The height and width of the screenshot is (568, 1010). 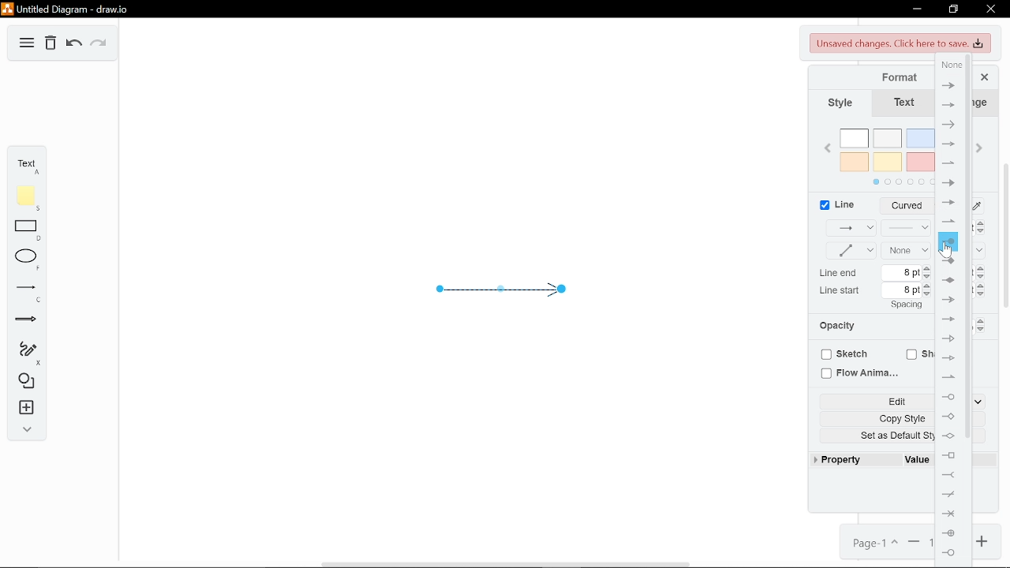 What do you see at coordinates (915, 9) in the screenshot?
I see `Minimize` at bounding box center [915, 9].